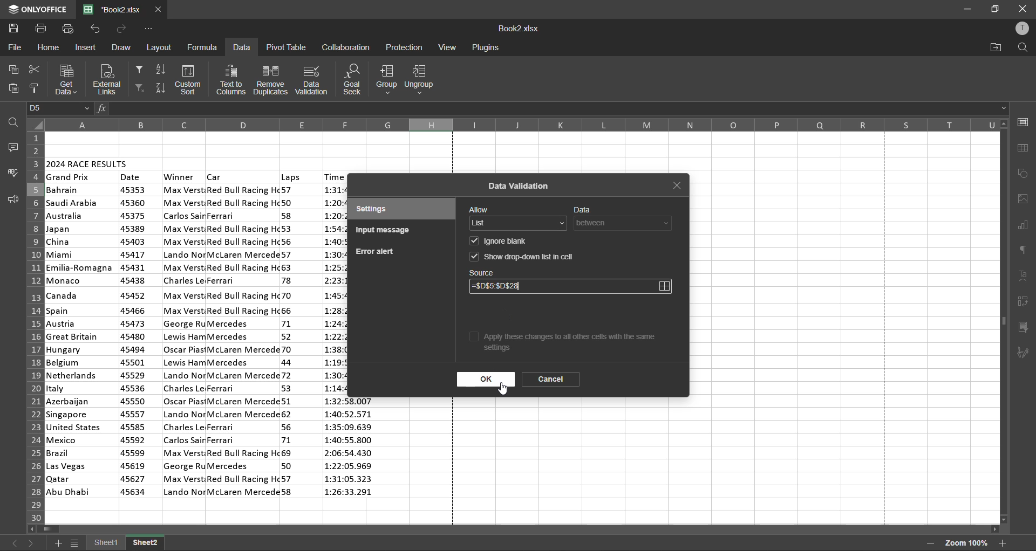 This screenshot has width=1036, height=551. I want to click on profile, so click(1021, 30).